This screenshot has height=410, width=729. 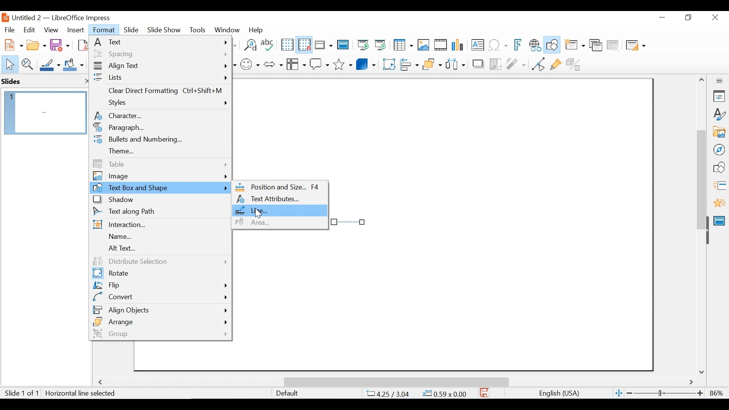 I want to click on Tools, so click(x=197, y=30).